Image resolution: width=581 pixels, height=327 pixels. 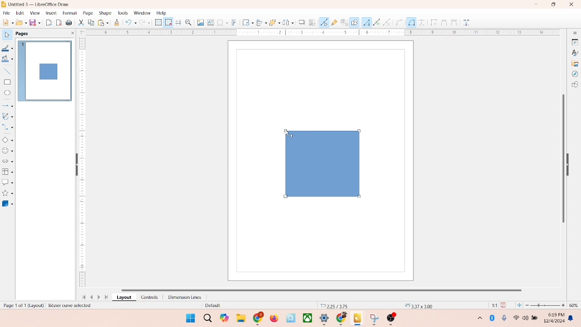 What do you see at coordinates (147, 23) in the screenshot?
I see `redo` at bounding box center [147, 23].